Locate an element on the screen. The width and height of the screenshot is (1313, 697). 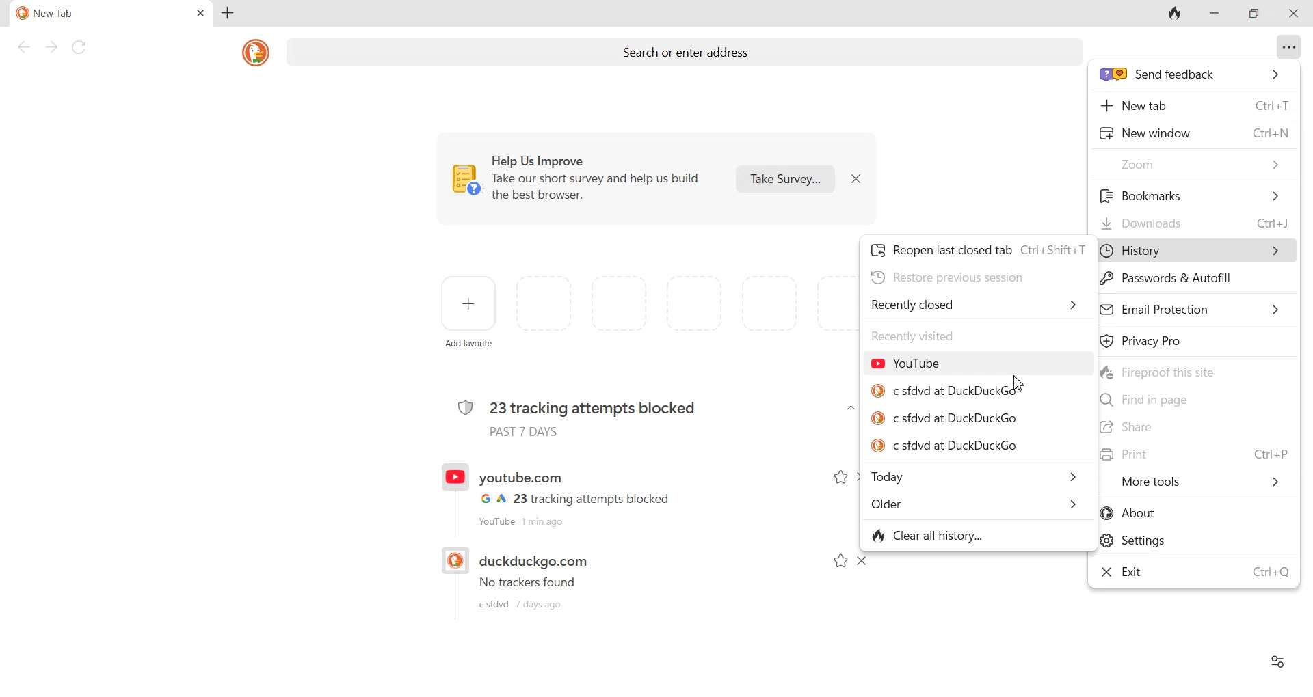
send feedback is located at coordinates (1195, 74).